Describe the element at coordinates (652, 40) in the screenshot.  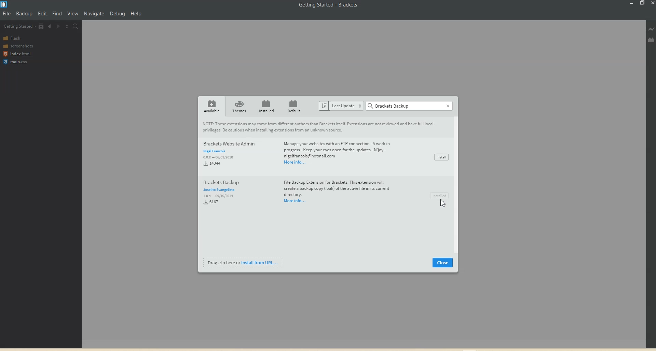
I see `Extension manager` at that location.